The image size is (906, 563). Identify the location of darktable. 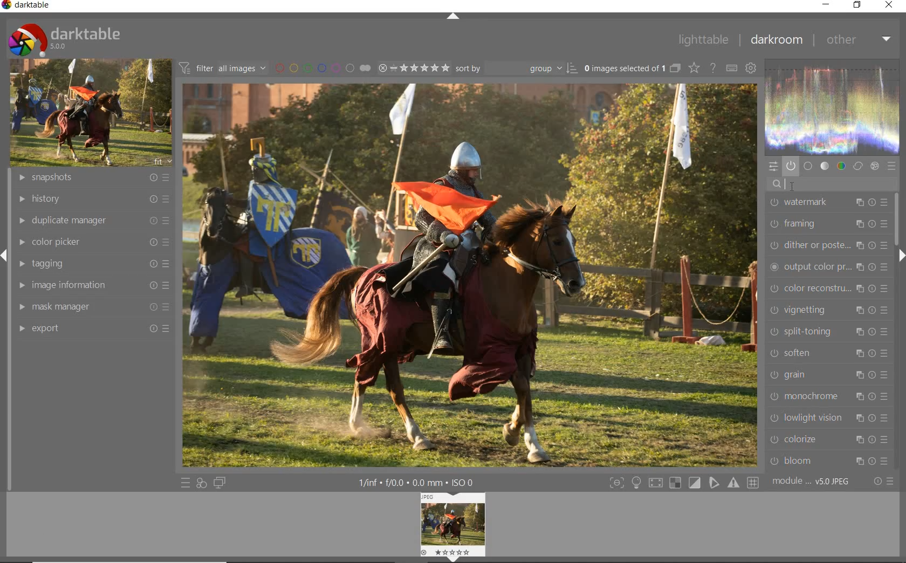
(64, 37).